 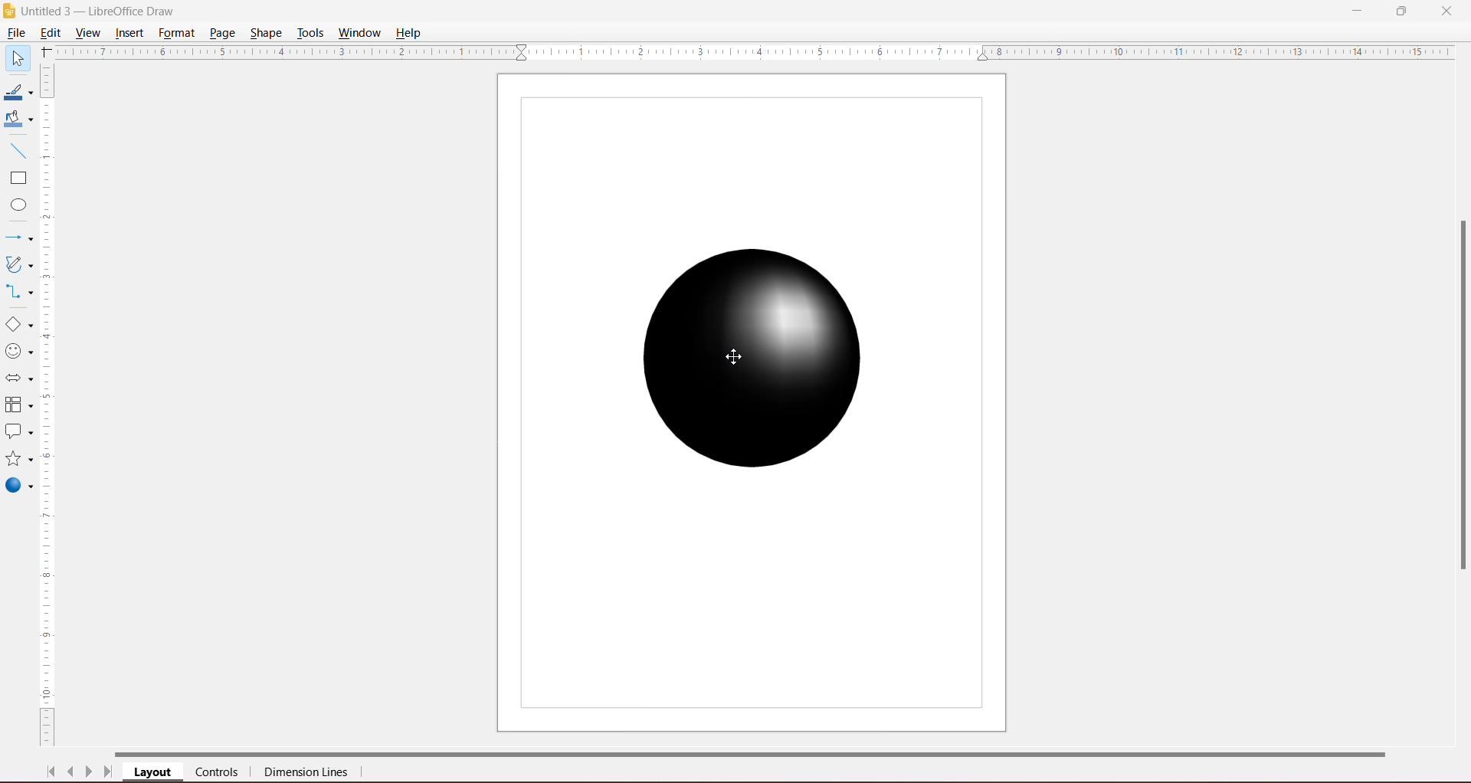 What do you see at coordinates (221, 32) in the screenshot?
I see `Page` at bounding box center [221, 32].